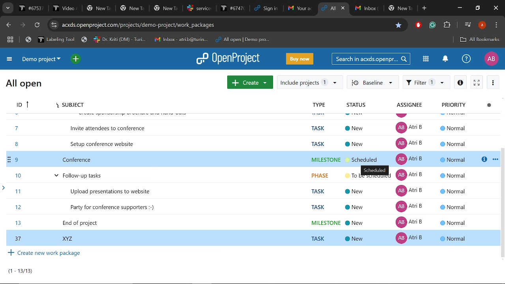 The height and width of the screenshot is (284, 505). I want to click on Search tabs, so click(7, 8).